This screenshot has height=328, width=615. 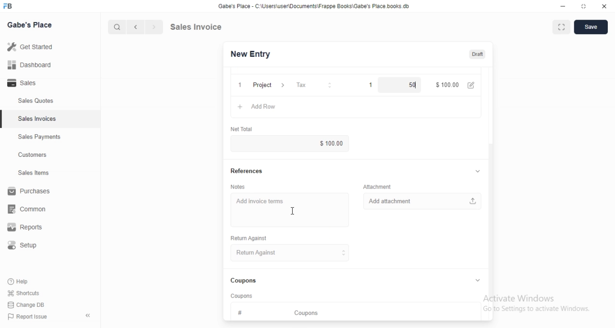 What do you see at coordinates (27, 247) in the screenshot?
I see `Setup` at bounding box center [27, 247].